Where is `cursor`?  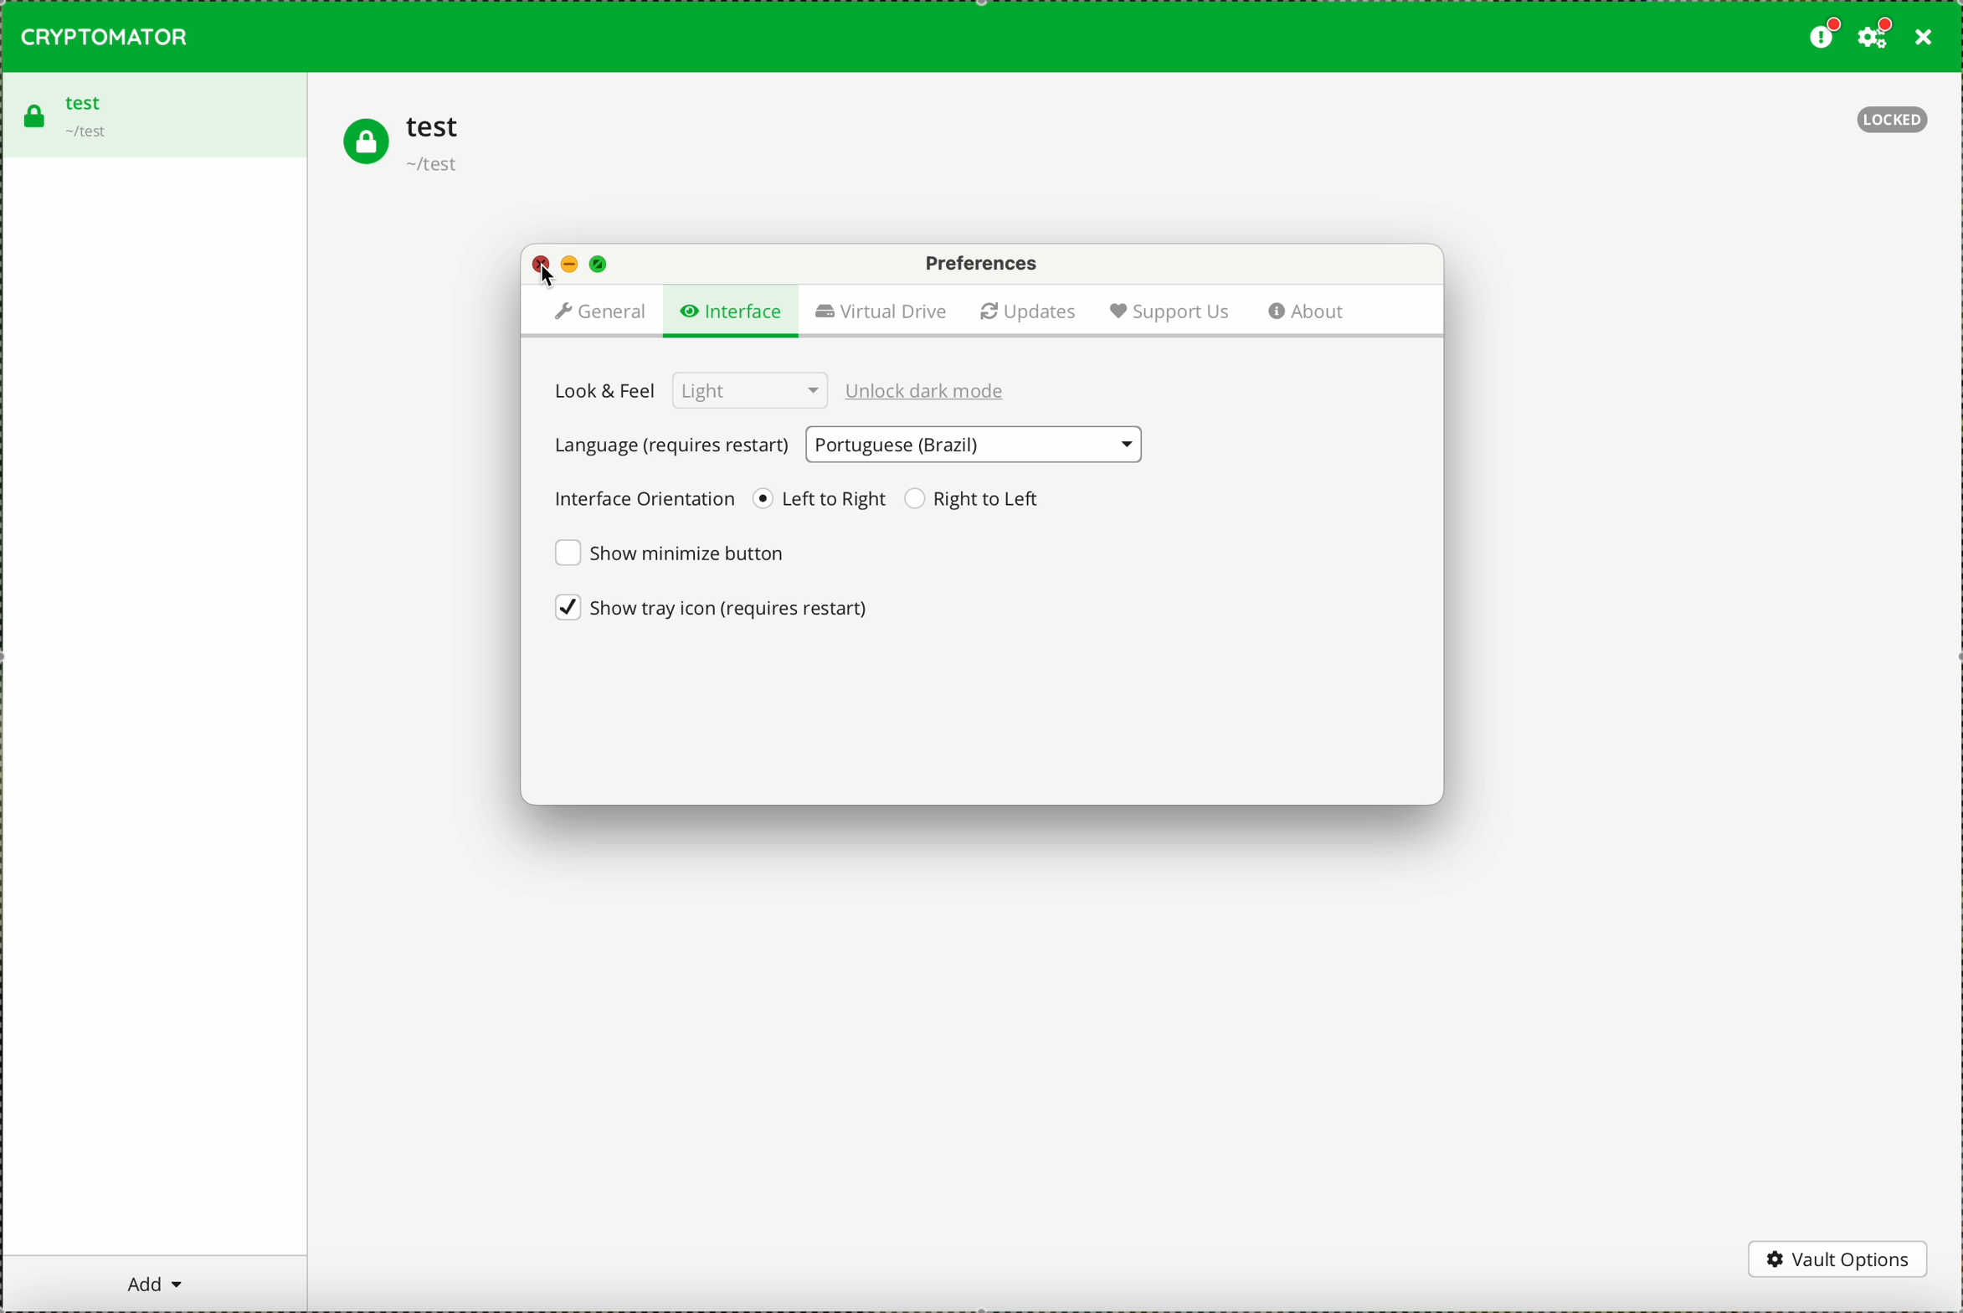
cursor is located at coordinates (551, 275).